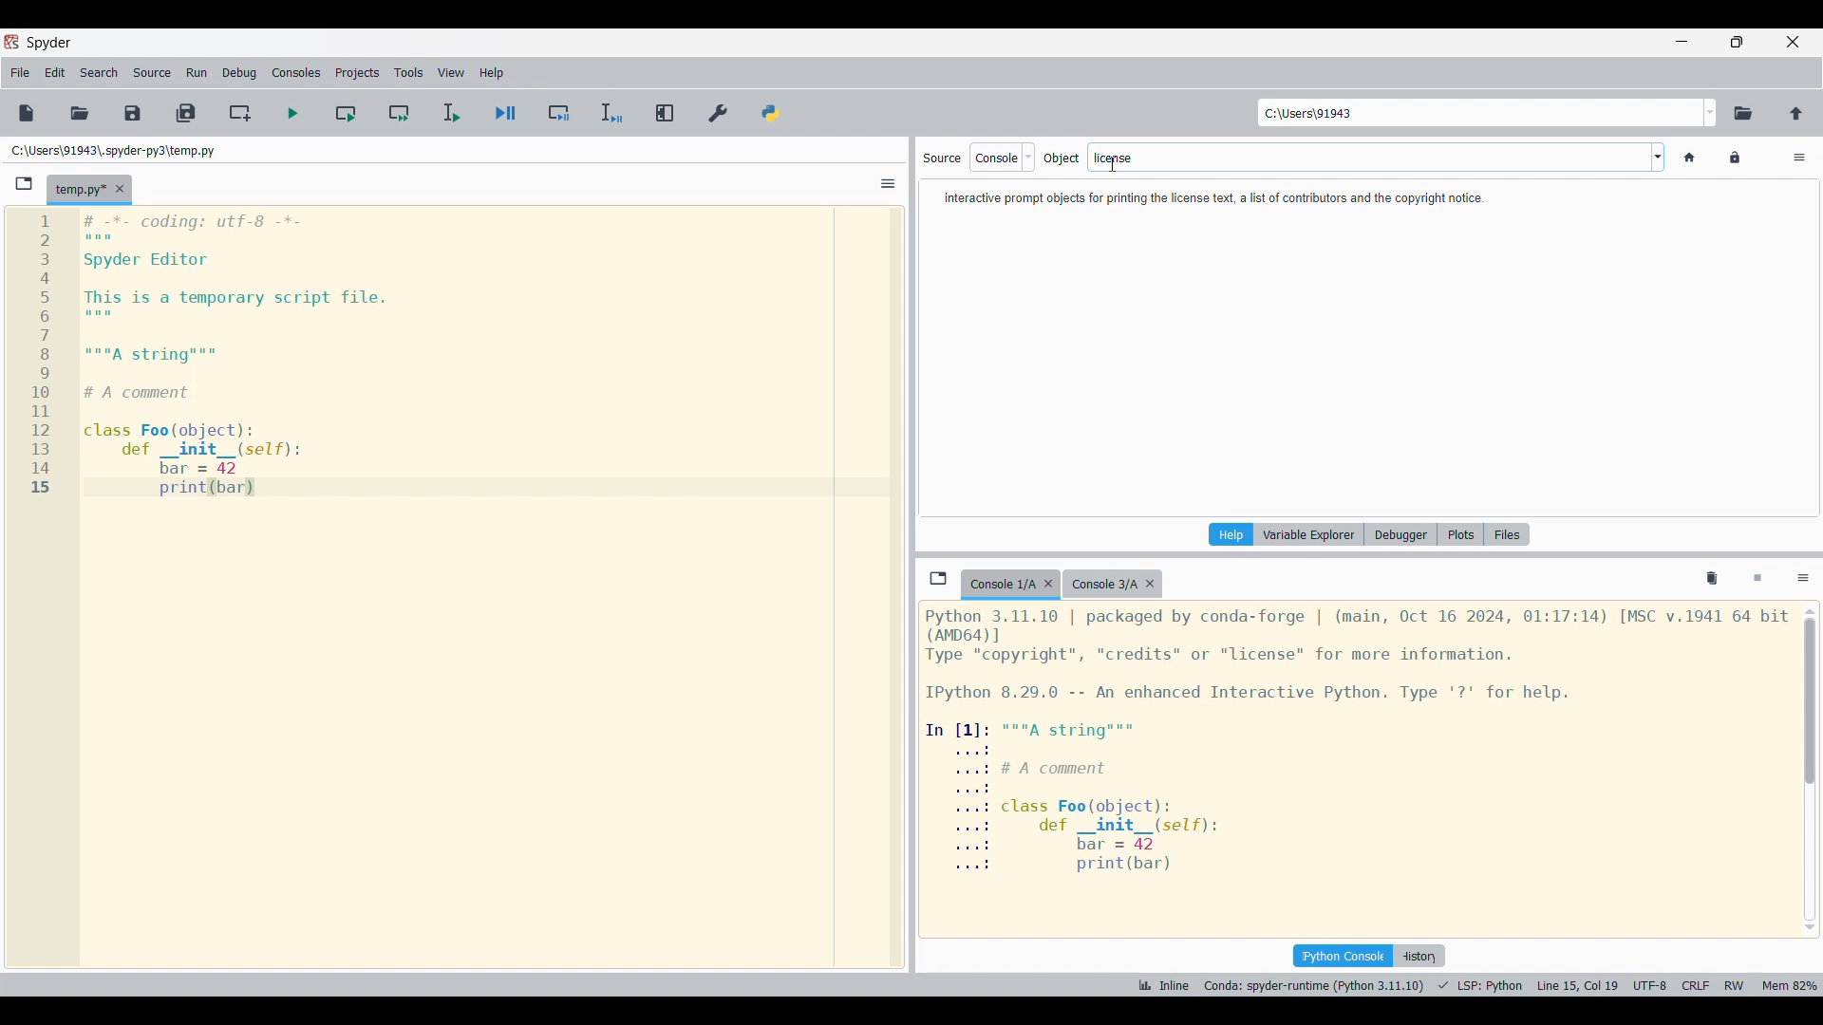 The image size is (1823, 1025). What do you see at coordinates (505, 113) in the screenshot?
I see `Debug file` at bounding box center [505, 113].